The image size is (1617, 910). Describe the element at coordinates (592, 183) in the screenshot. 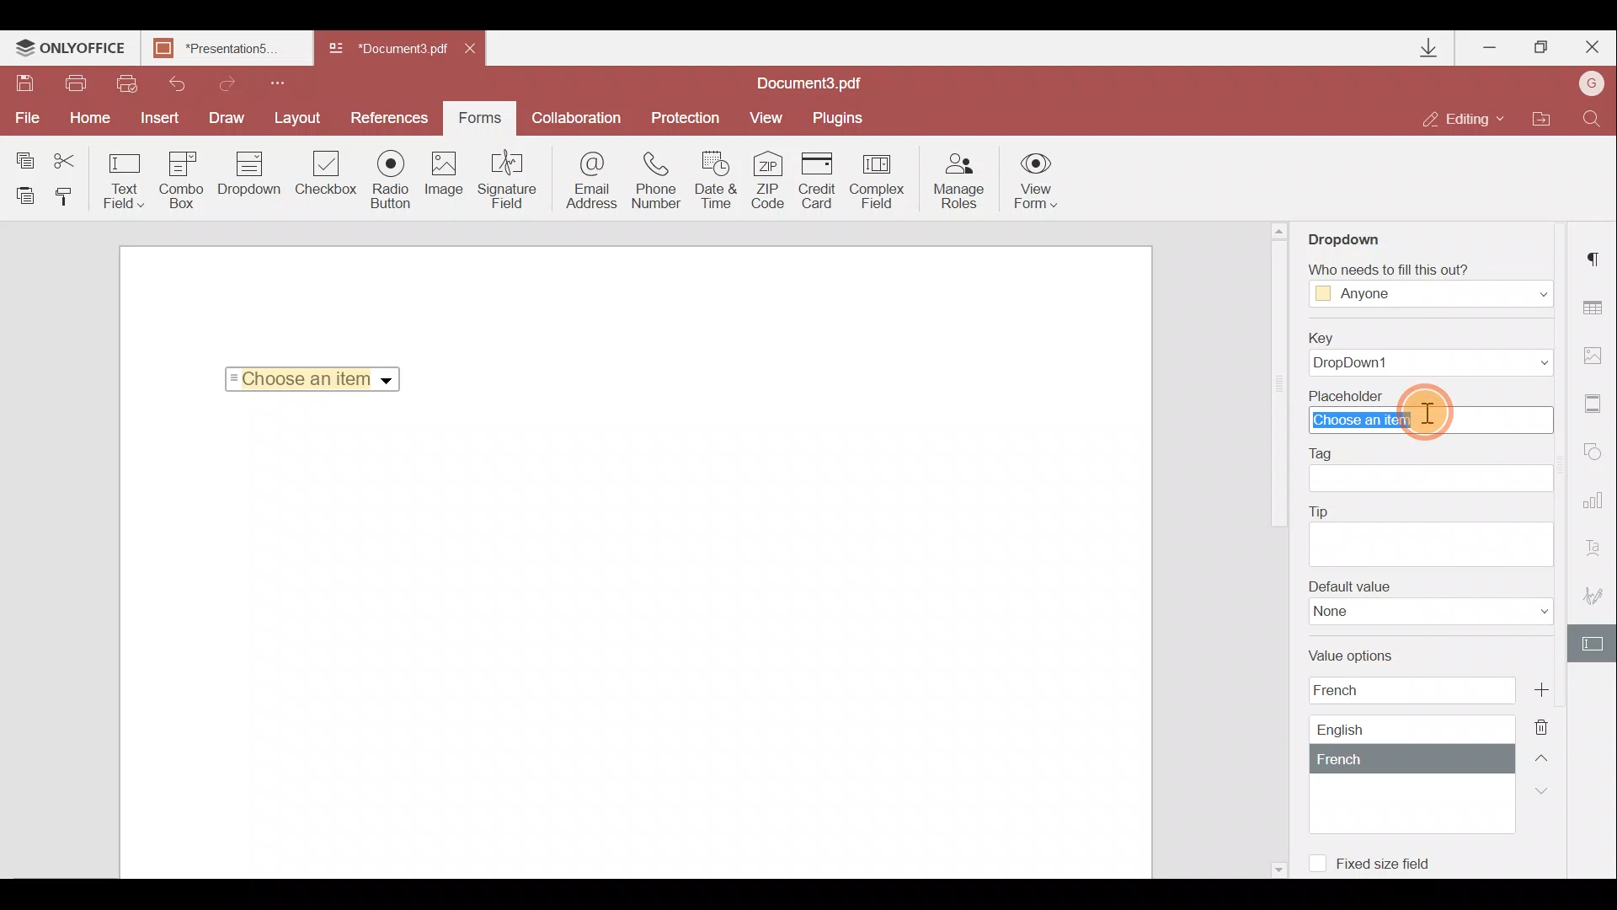

I see `Email address` at that location.